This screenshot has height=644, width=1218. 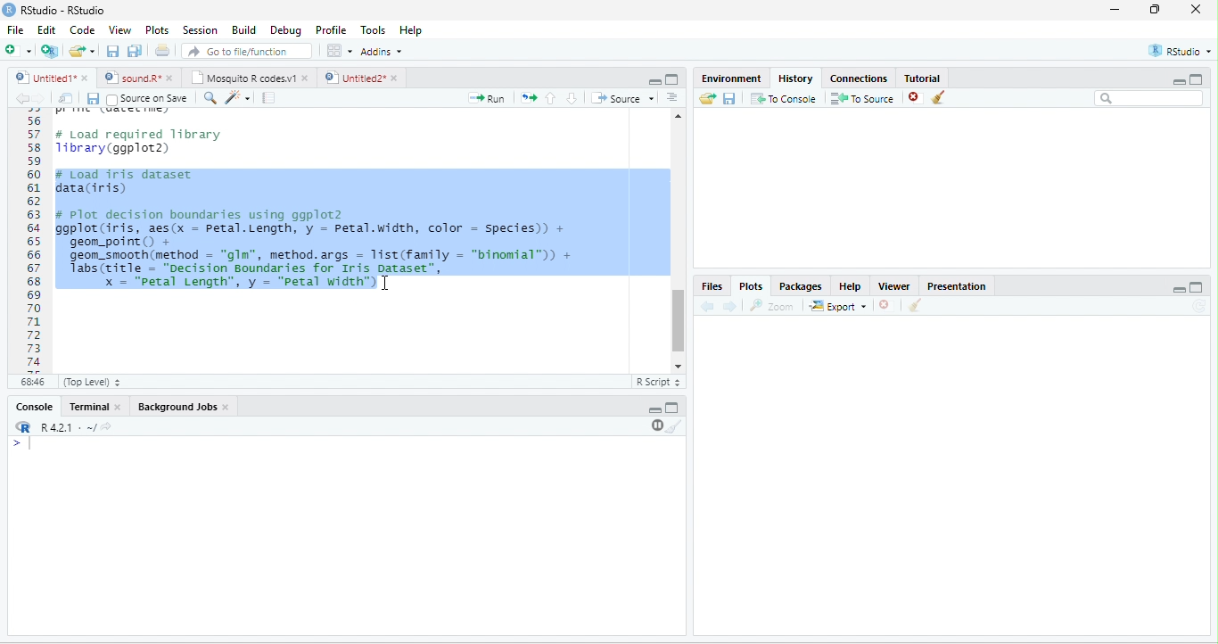 What do you see at coordinates (8, 10) in the screenshot?
I see `logo` at bounding box center [8, 10].